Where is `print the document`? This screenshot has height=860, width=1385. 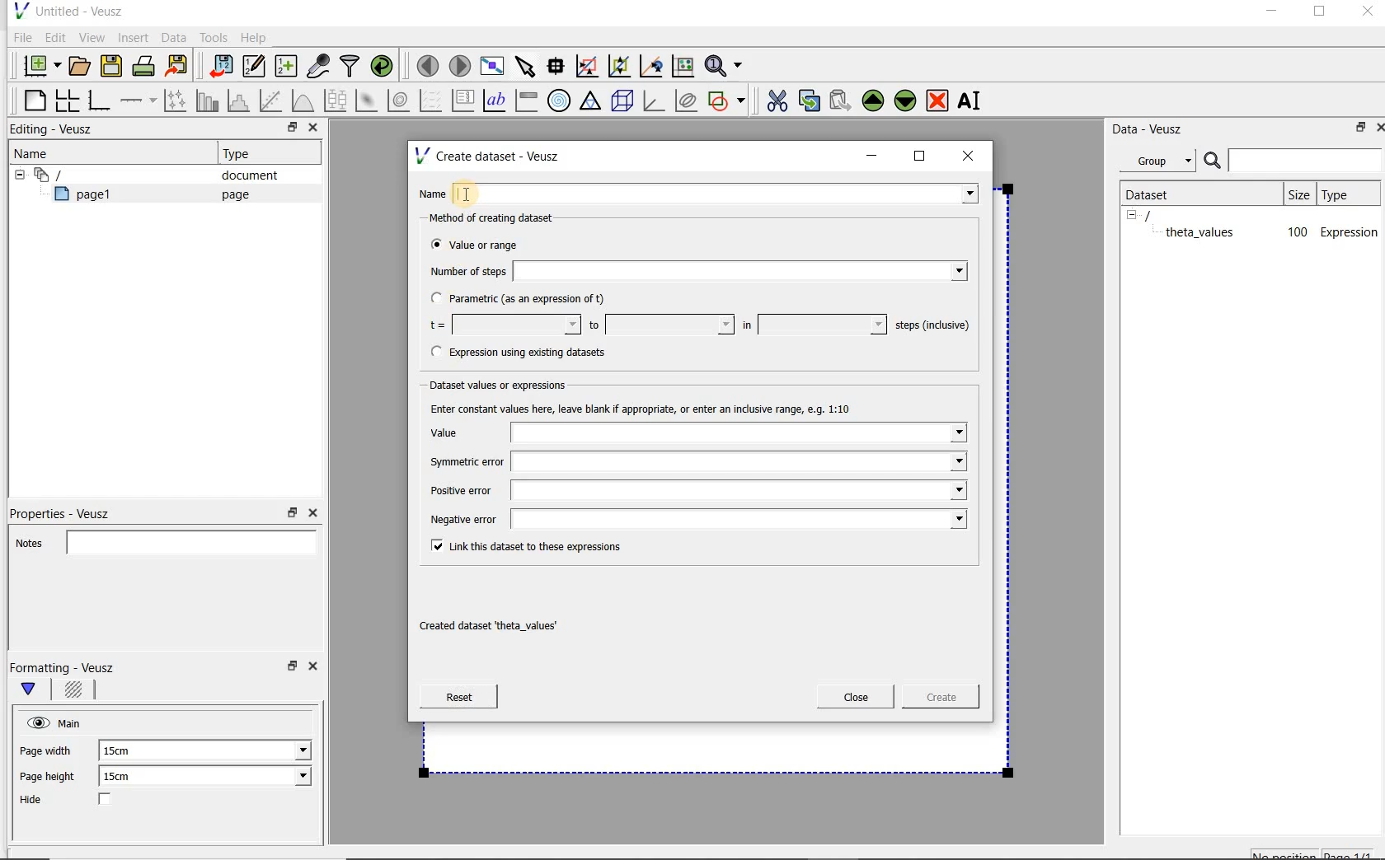 print the document is located at coordinates (147, 65).